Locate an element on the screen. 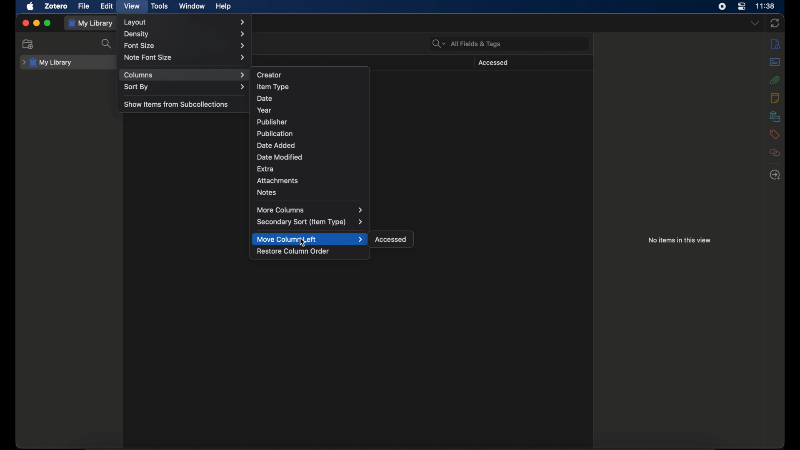 The image size is (800, 450). creator is located at coordinates (270, 75).